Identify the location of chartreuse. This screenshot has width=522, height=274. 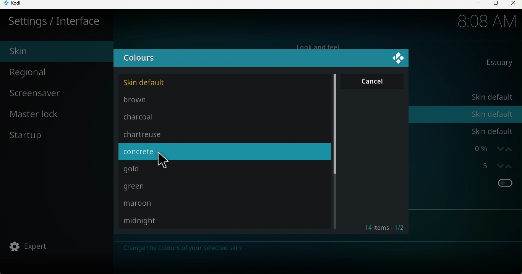
(225, 134).